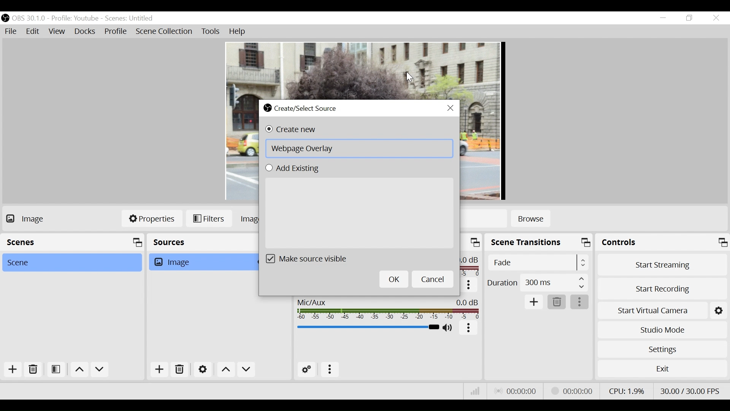  Describe the element at coordinates (80, 370) in the screenshot. I see `move up` at that location.